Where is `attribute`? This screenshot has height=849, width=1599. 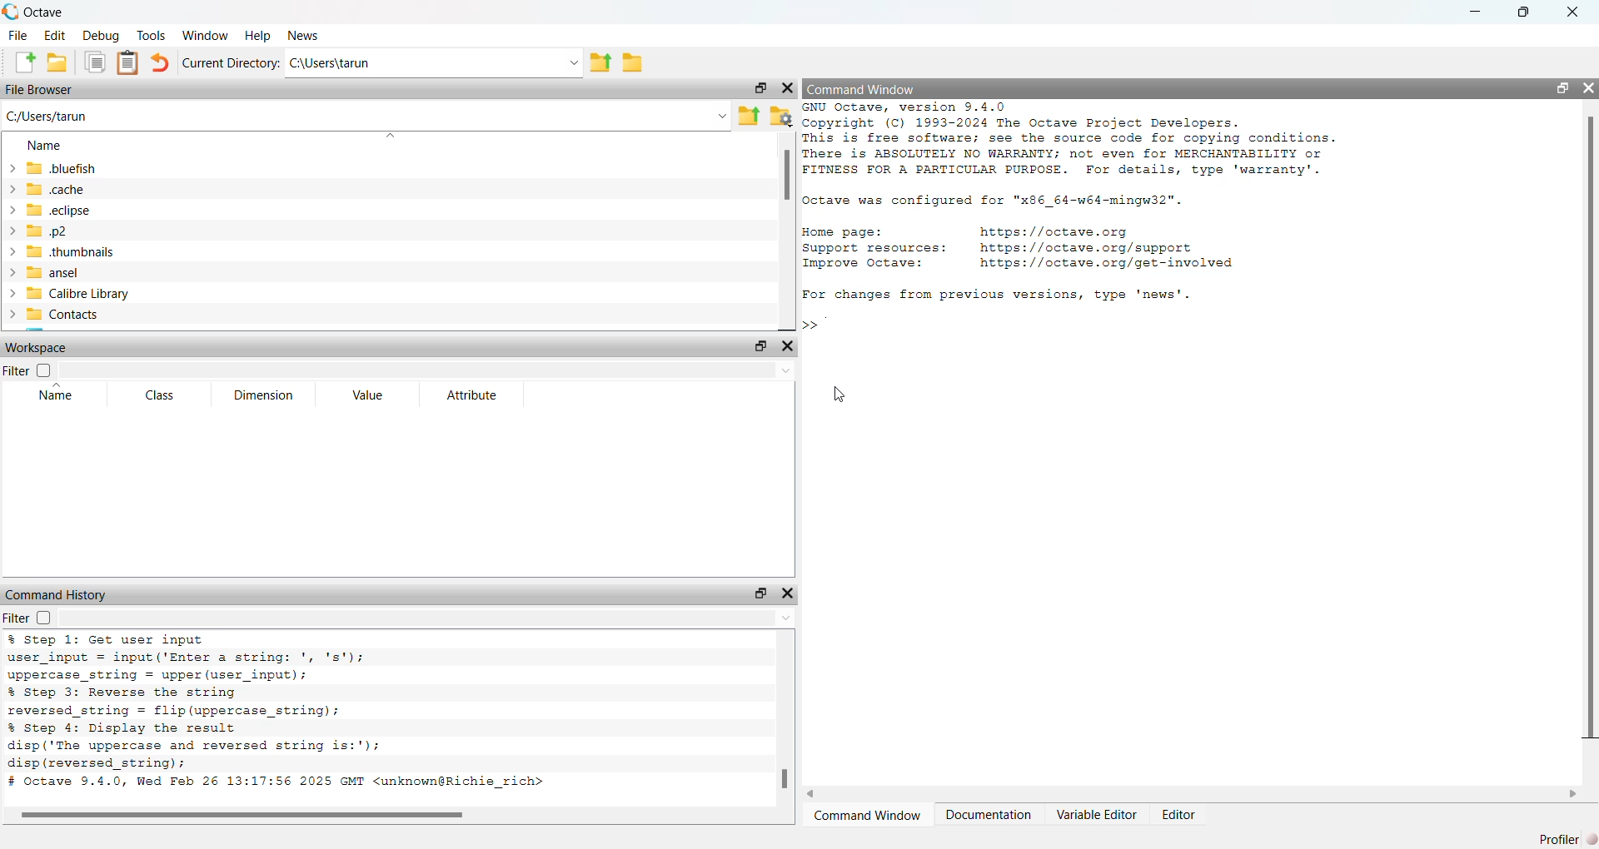
attribute is located at coordinates (473, 396).